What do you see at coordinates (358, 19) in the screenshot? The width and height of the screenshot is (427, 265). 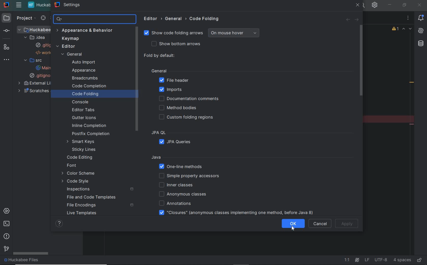 I see `forward` at bounding box center [358, 19].